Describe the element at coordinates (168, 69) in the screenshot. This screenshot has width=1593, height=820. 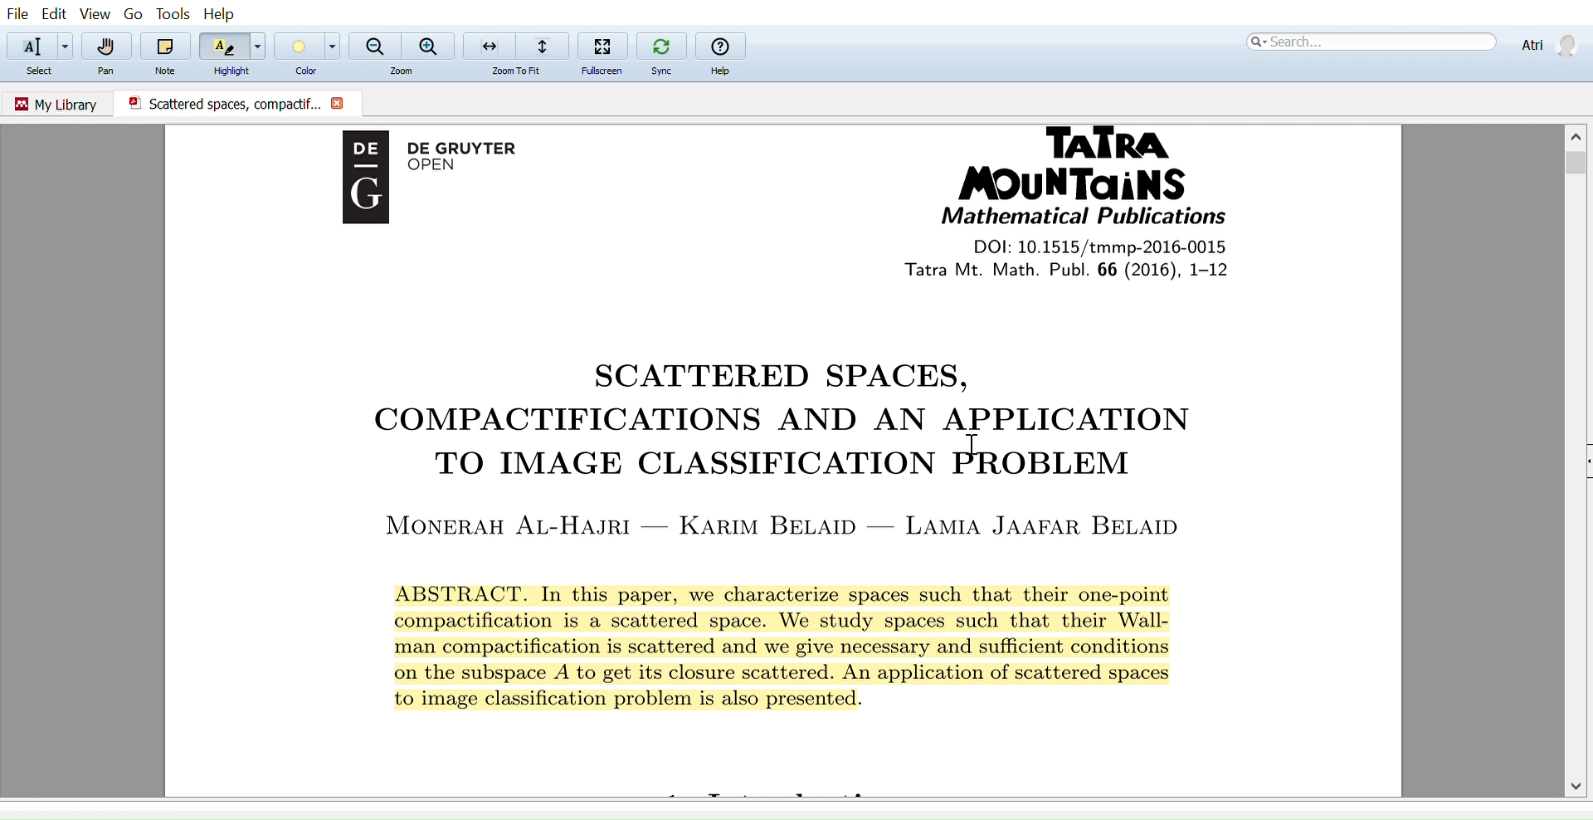
I see `Note` at that location.